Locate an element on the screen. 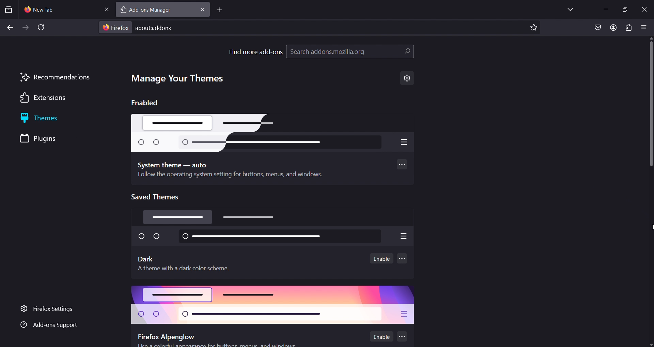 The width and height of the screenshot is (654, 347). extensions is located at coordinates (47, 99).